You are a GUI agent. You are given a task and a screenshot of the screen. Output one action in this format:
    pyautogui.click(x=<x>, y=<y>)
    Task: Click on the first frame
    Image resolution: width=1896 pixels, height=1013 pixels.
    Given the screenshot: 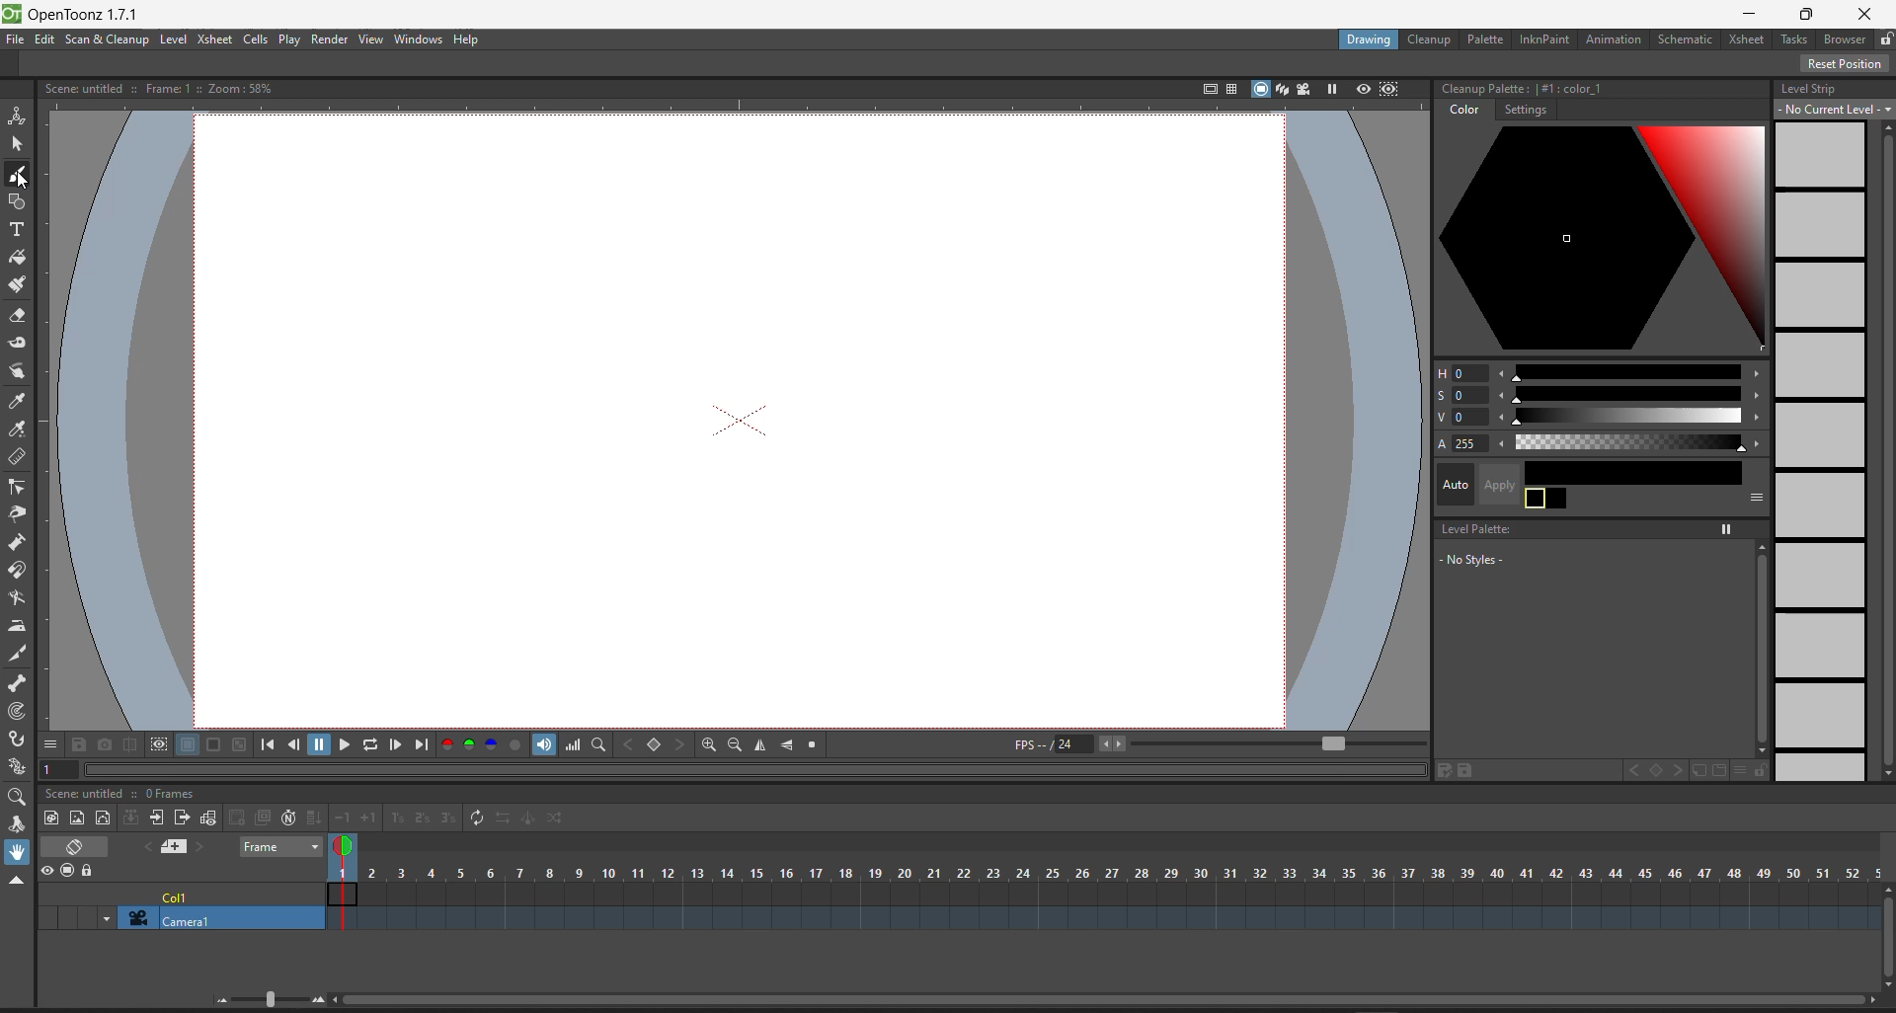 What is the action you would take?
    pyautogui.click(x=268, y=746)
    